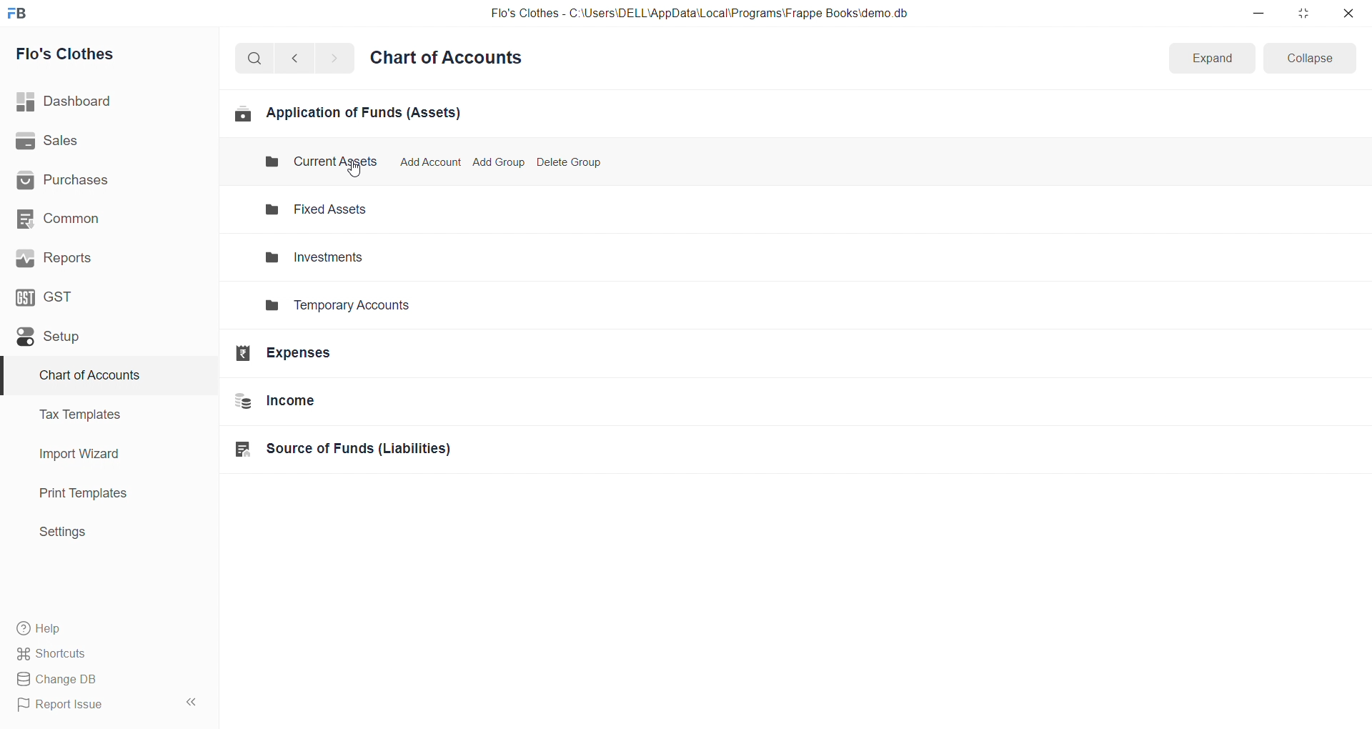 The width and height of the screenshot is (1372, 729). What do you see at coordinates (100, 376) in the screenshot?
I see `Chart of Accounts` at bounding box center [100, 376].